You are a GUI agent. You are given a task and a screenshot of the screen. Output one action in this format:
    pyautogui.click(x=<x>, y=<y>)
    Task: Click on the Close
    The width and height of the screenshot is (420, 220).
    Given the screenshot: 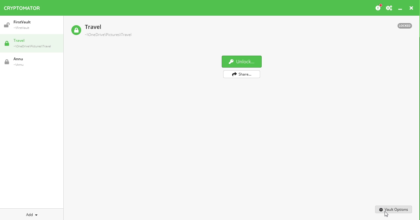 What is the action you would take?
    pyautogui.click(x=411, y=9)
    